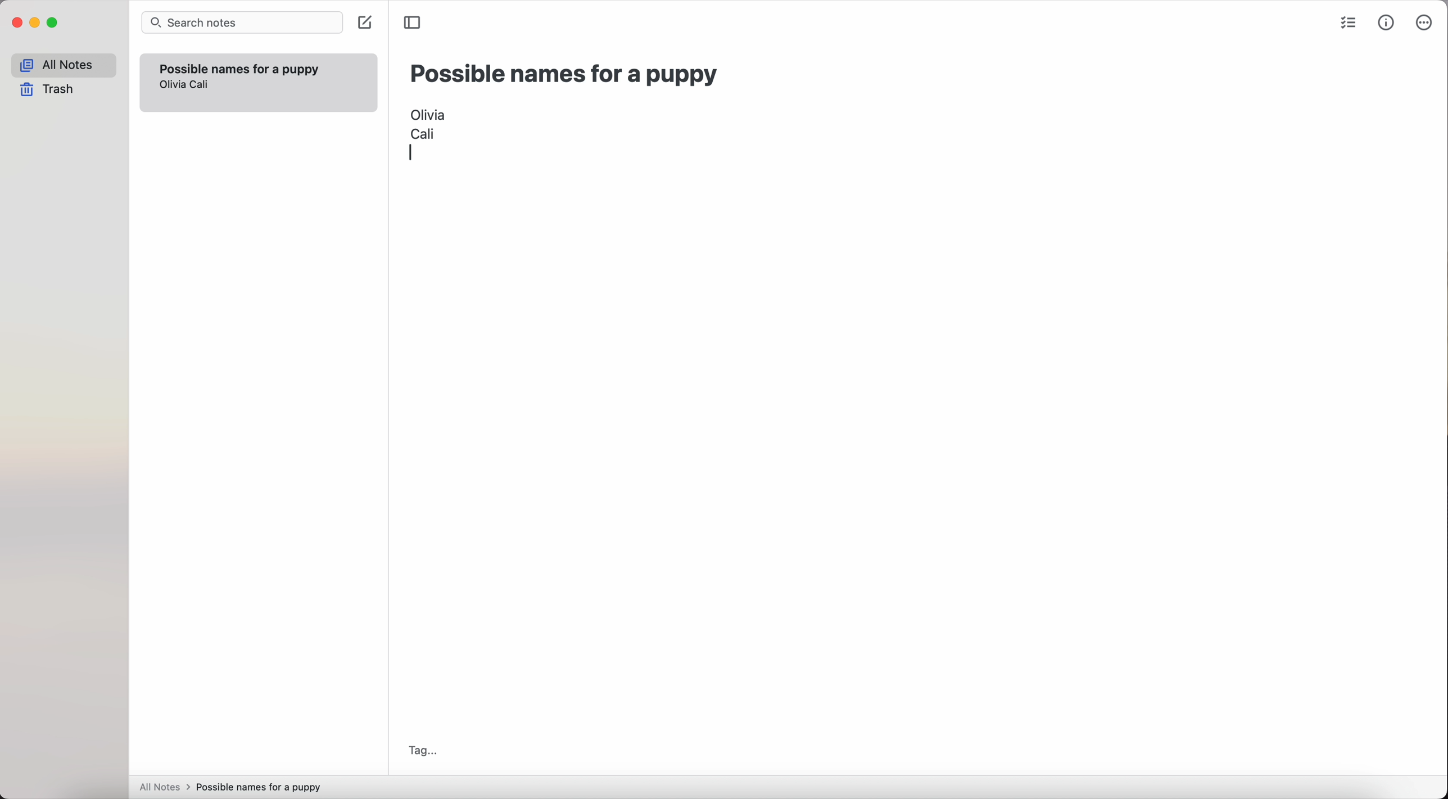 The height and width of the screenshot is (799, 1448). Describe the element at coordinates (429, 112) in the screenshot. I see `Olivia` at that location.